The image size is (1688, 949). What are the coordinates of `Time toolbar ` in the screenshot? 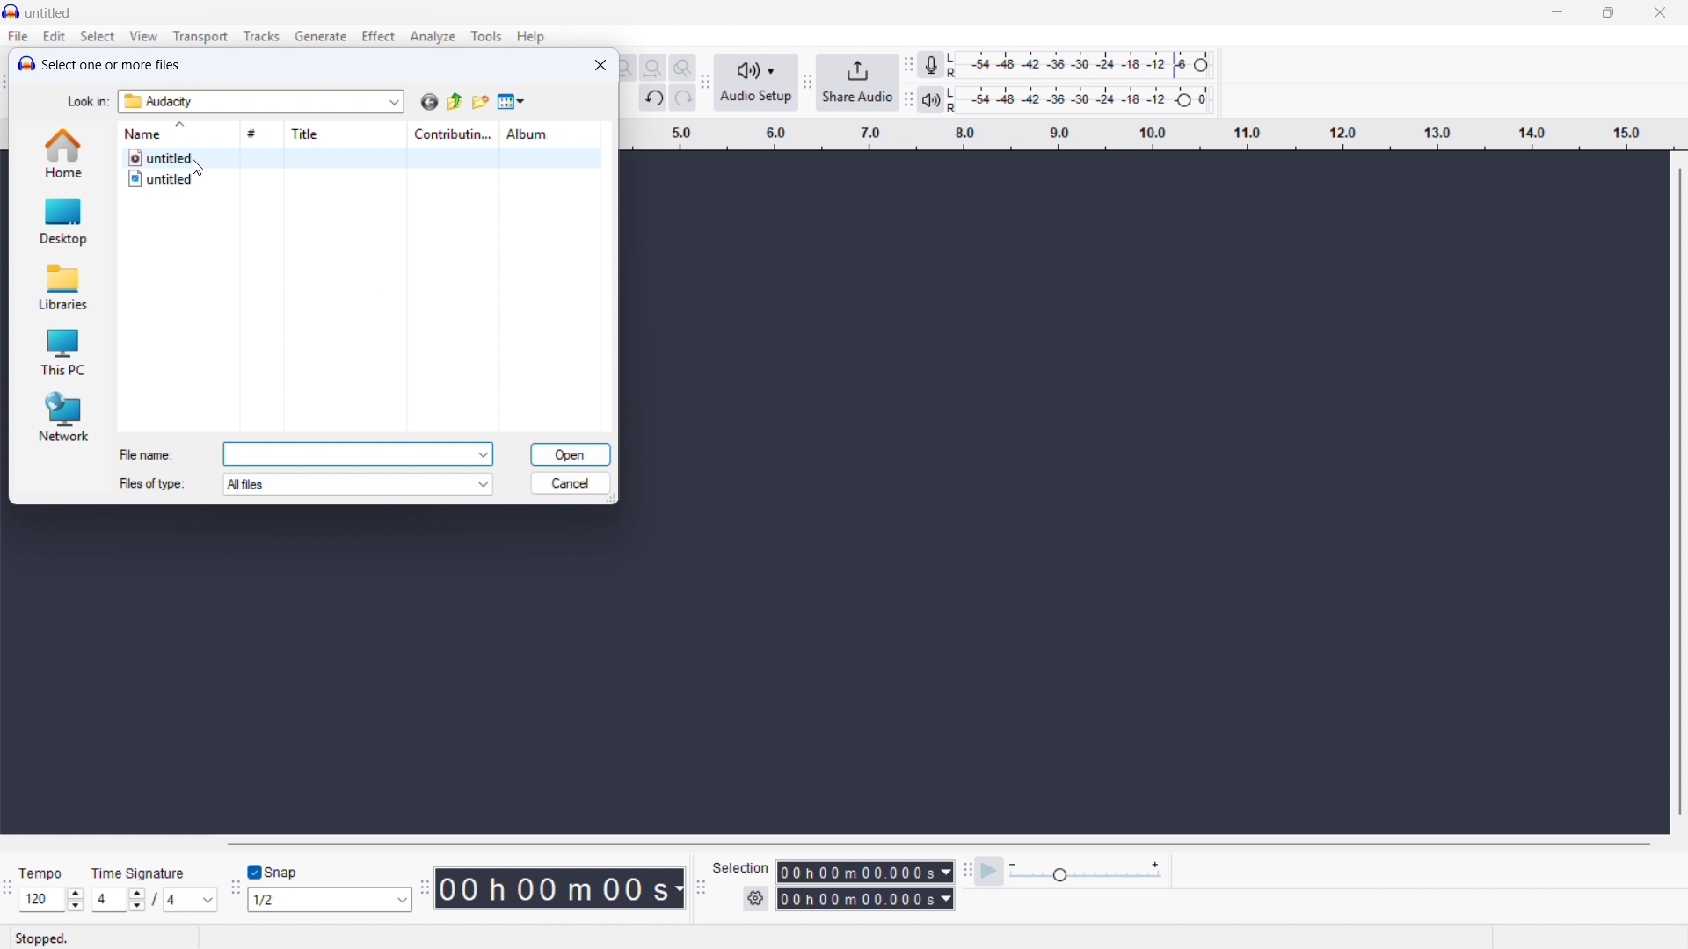 It's located at (424, 890).